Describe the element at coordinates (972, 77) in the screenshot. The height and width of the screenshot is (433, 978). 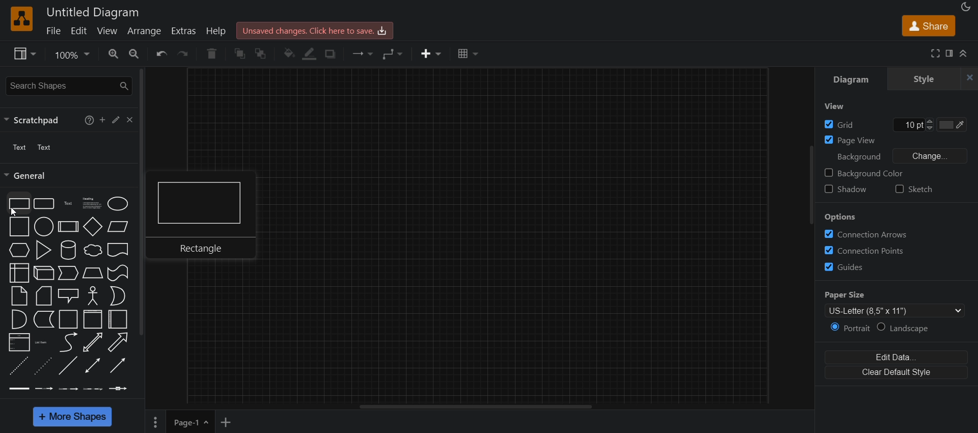
I see `close` at that location.